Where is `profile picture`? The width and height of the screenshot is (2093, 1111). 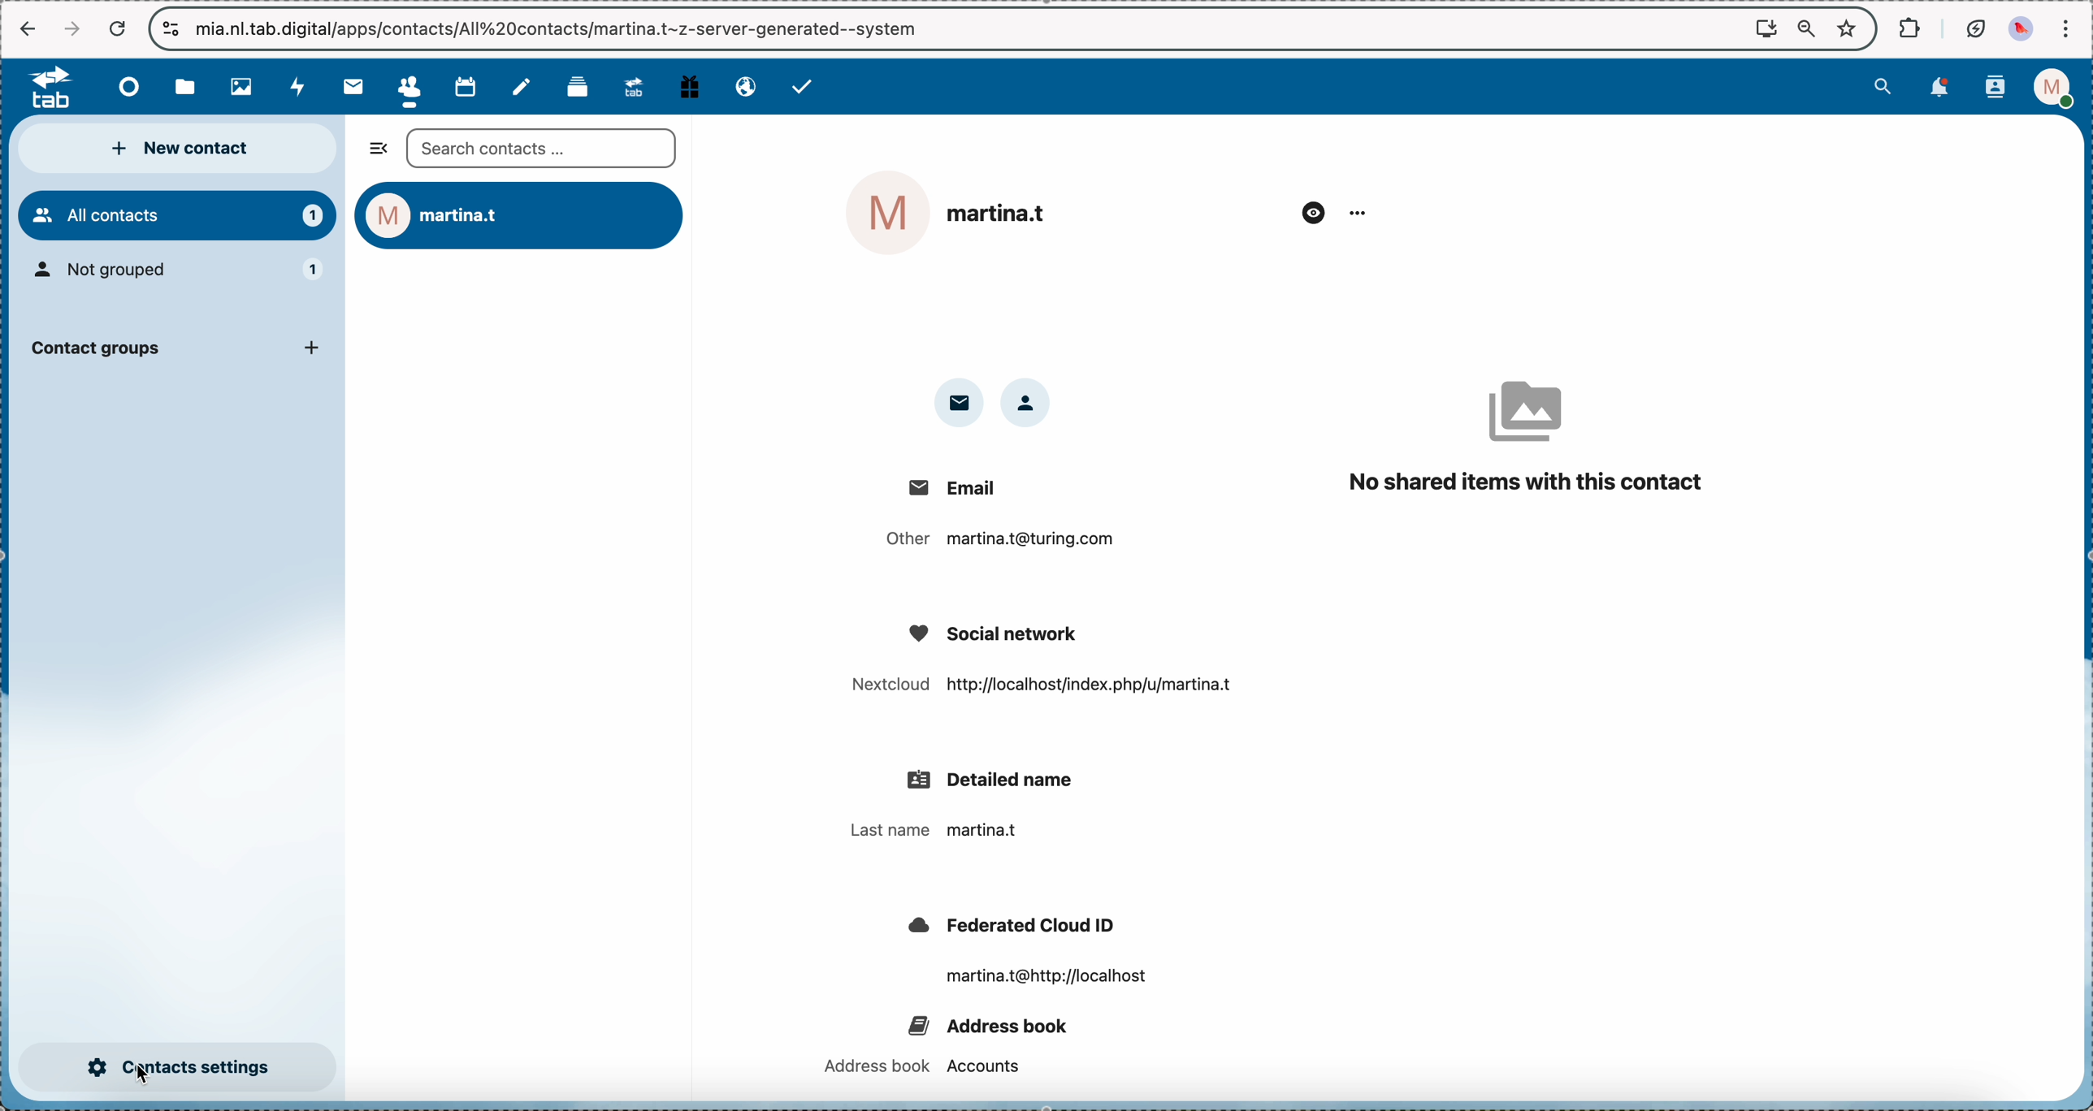
profile picture is located at coordinates (2021, 28).